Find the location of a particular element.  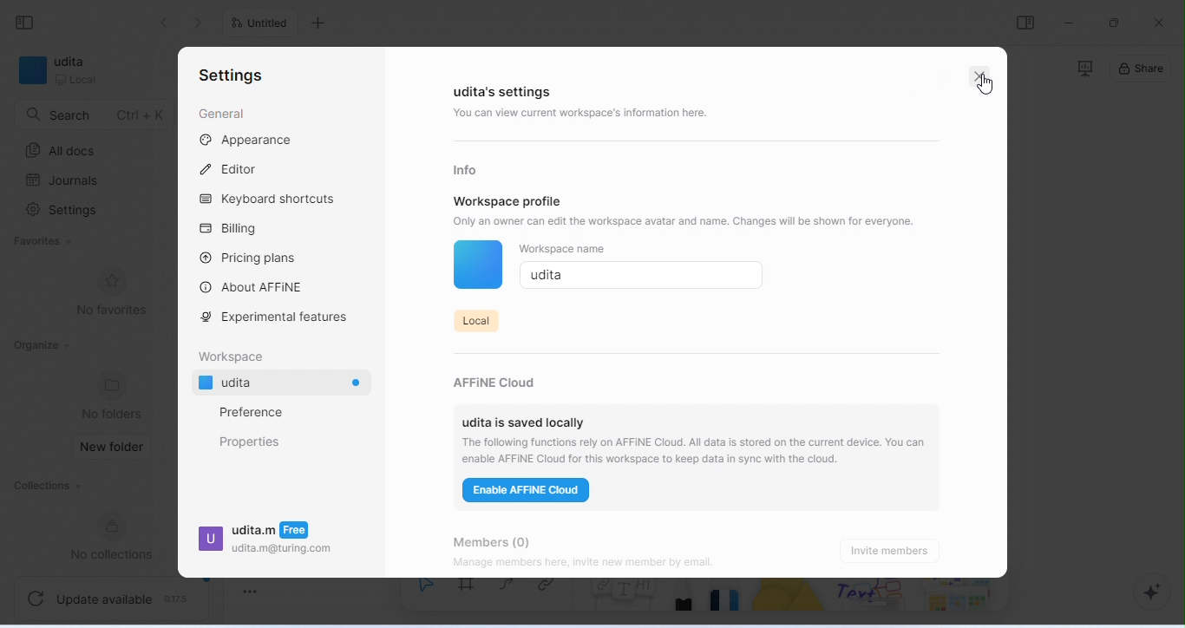

curve is located at coordinates (511, 591).